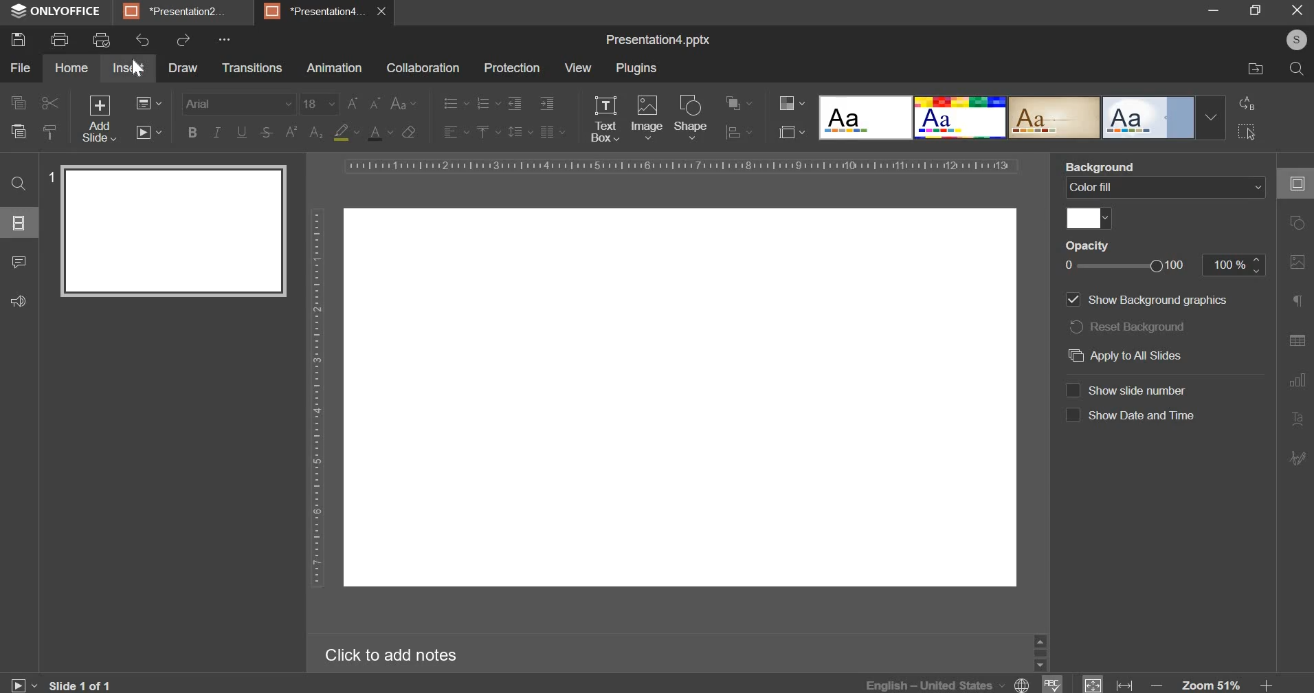 This screenshot has width=1314, height=693. I want to click on numbering, so click(489, 104).